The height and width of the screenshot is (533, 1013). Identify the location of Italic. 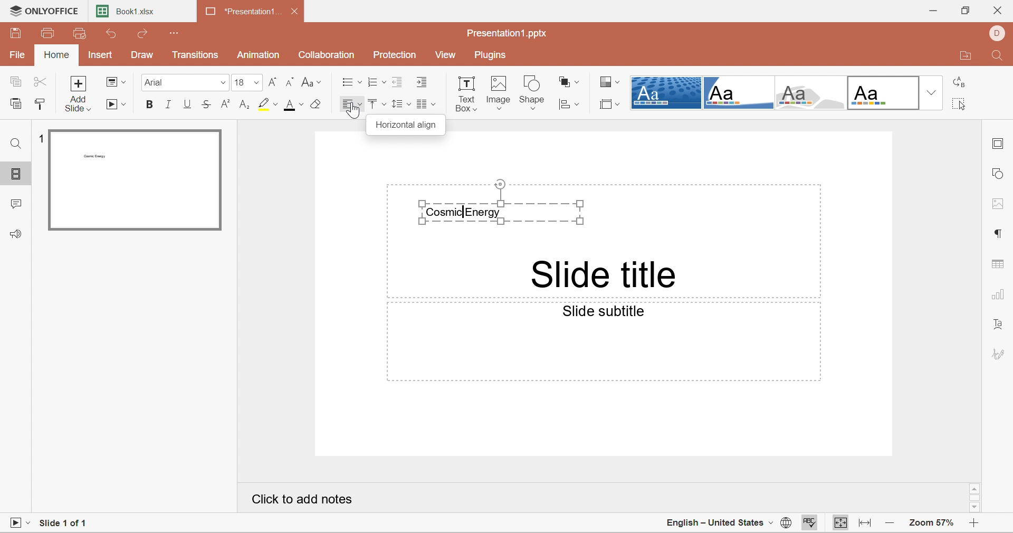
(168, 105).